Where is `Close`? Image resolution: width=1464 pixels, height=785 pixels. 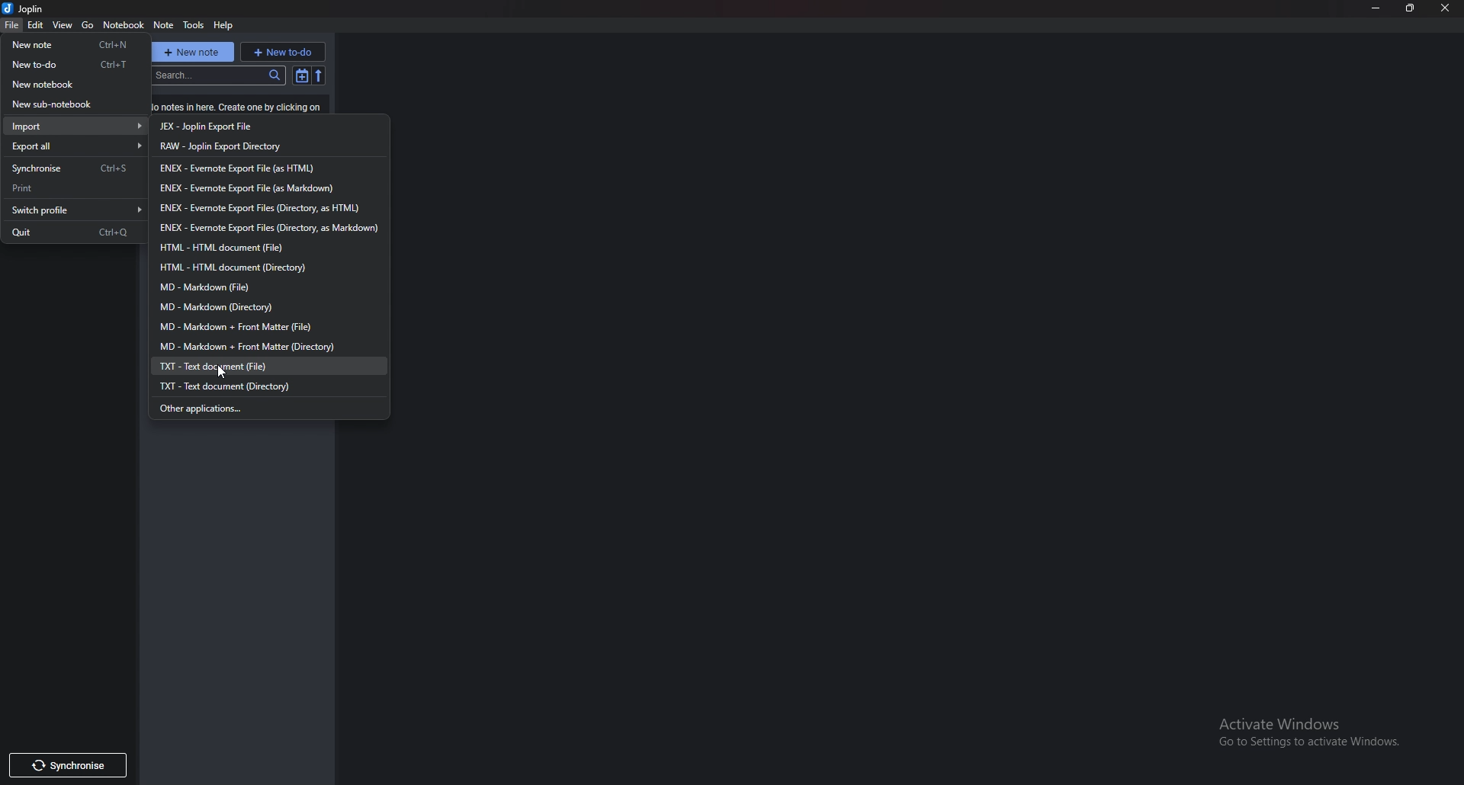 Close is located at coordinates (1444, 8).